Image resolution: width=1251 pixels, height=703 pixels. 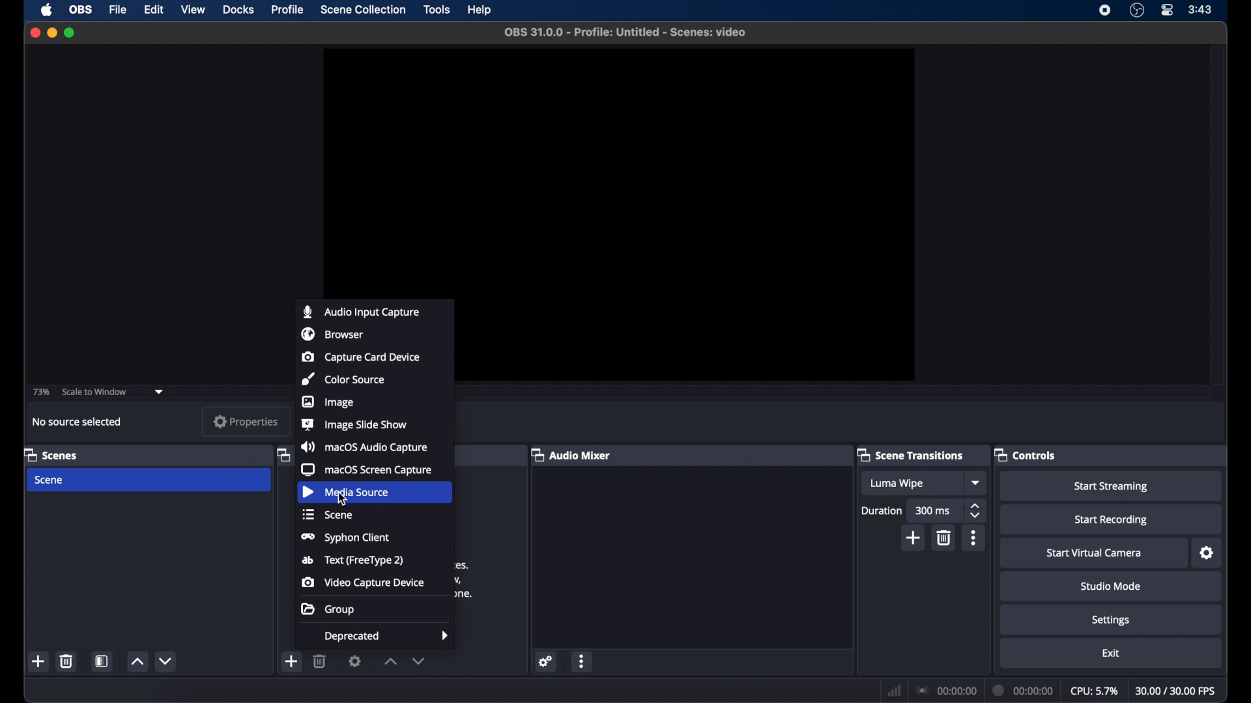 What do you see at coordinates (366, 469) in the screenshot?
I see `macOS screen capture` at bounding box center [366, 469].